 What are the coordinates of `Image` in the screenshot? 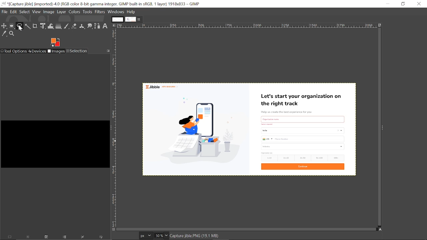 It's located at (49, 11).